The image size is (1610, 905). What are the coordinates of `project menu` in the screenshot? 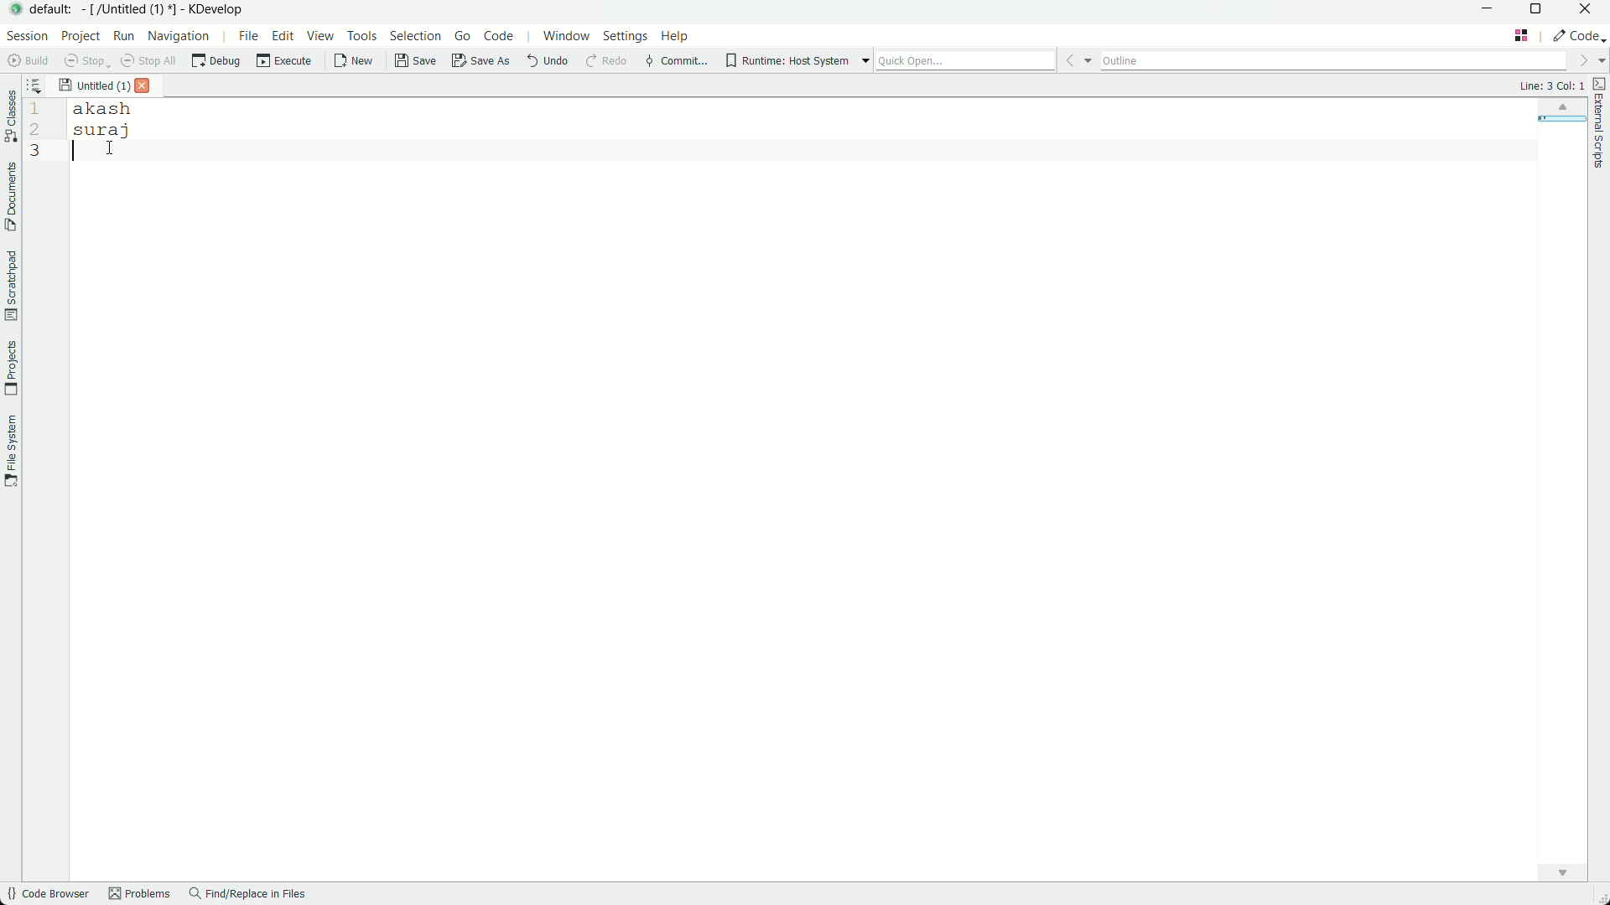 It's located at (81, 35).